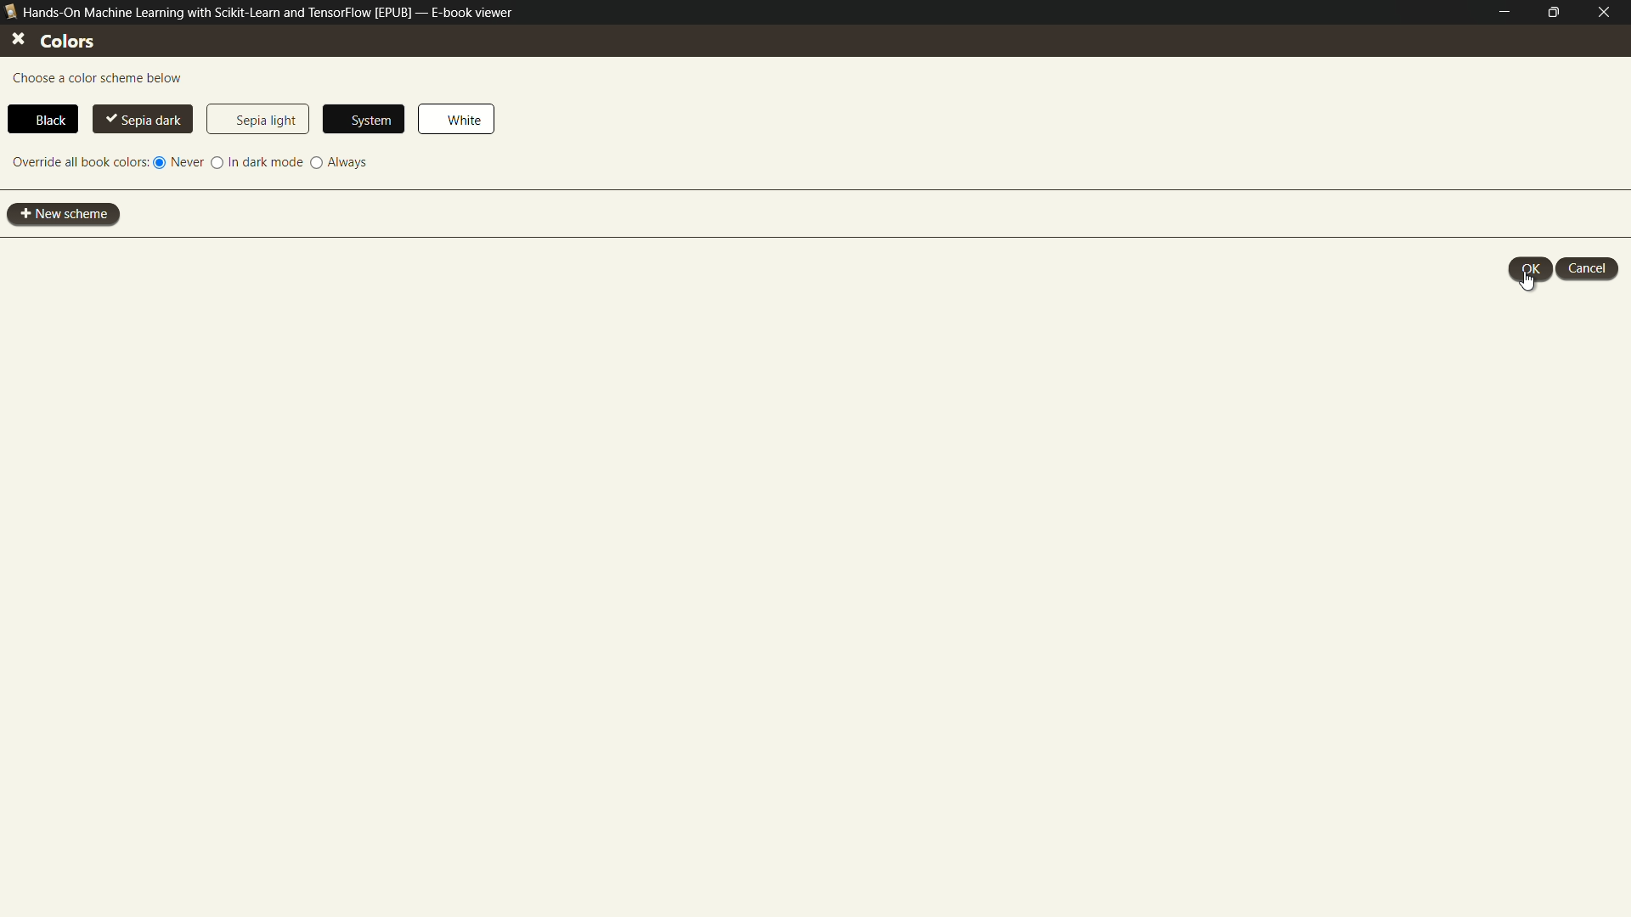  I want to click on system, so click(363, 119).